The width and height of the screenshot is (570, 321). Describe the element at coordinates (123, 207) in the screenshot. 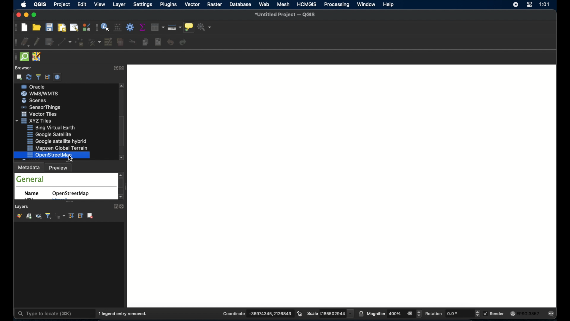

I see `close` at that location.